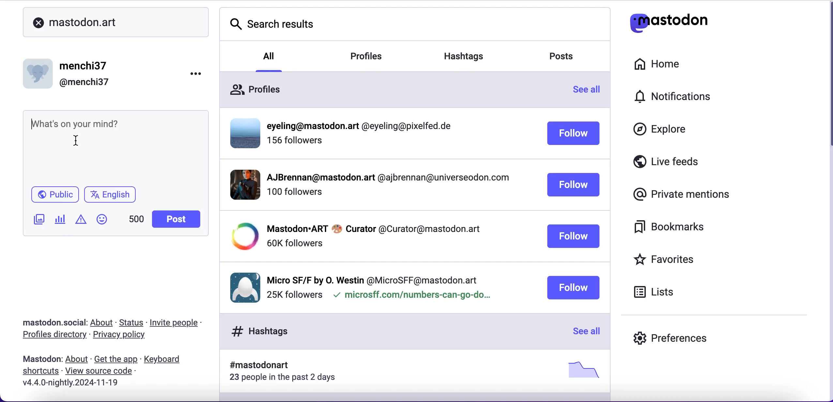 Image resolution: width=833 pixels, height=402 pixels. Describe the element at coordinates (573, 288) in the screenshot. I see `follow` at that location.